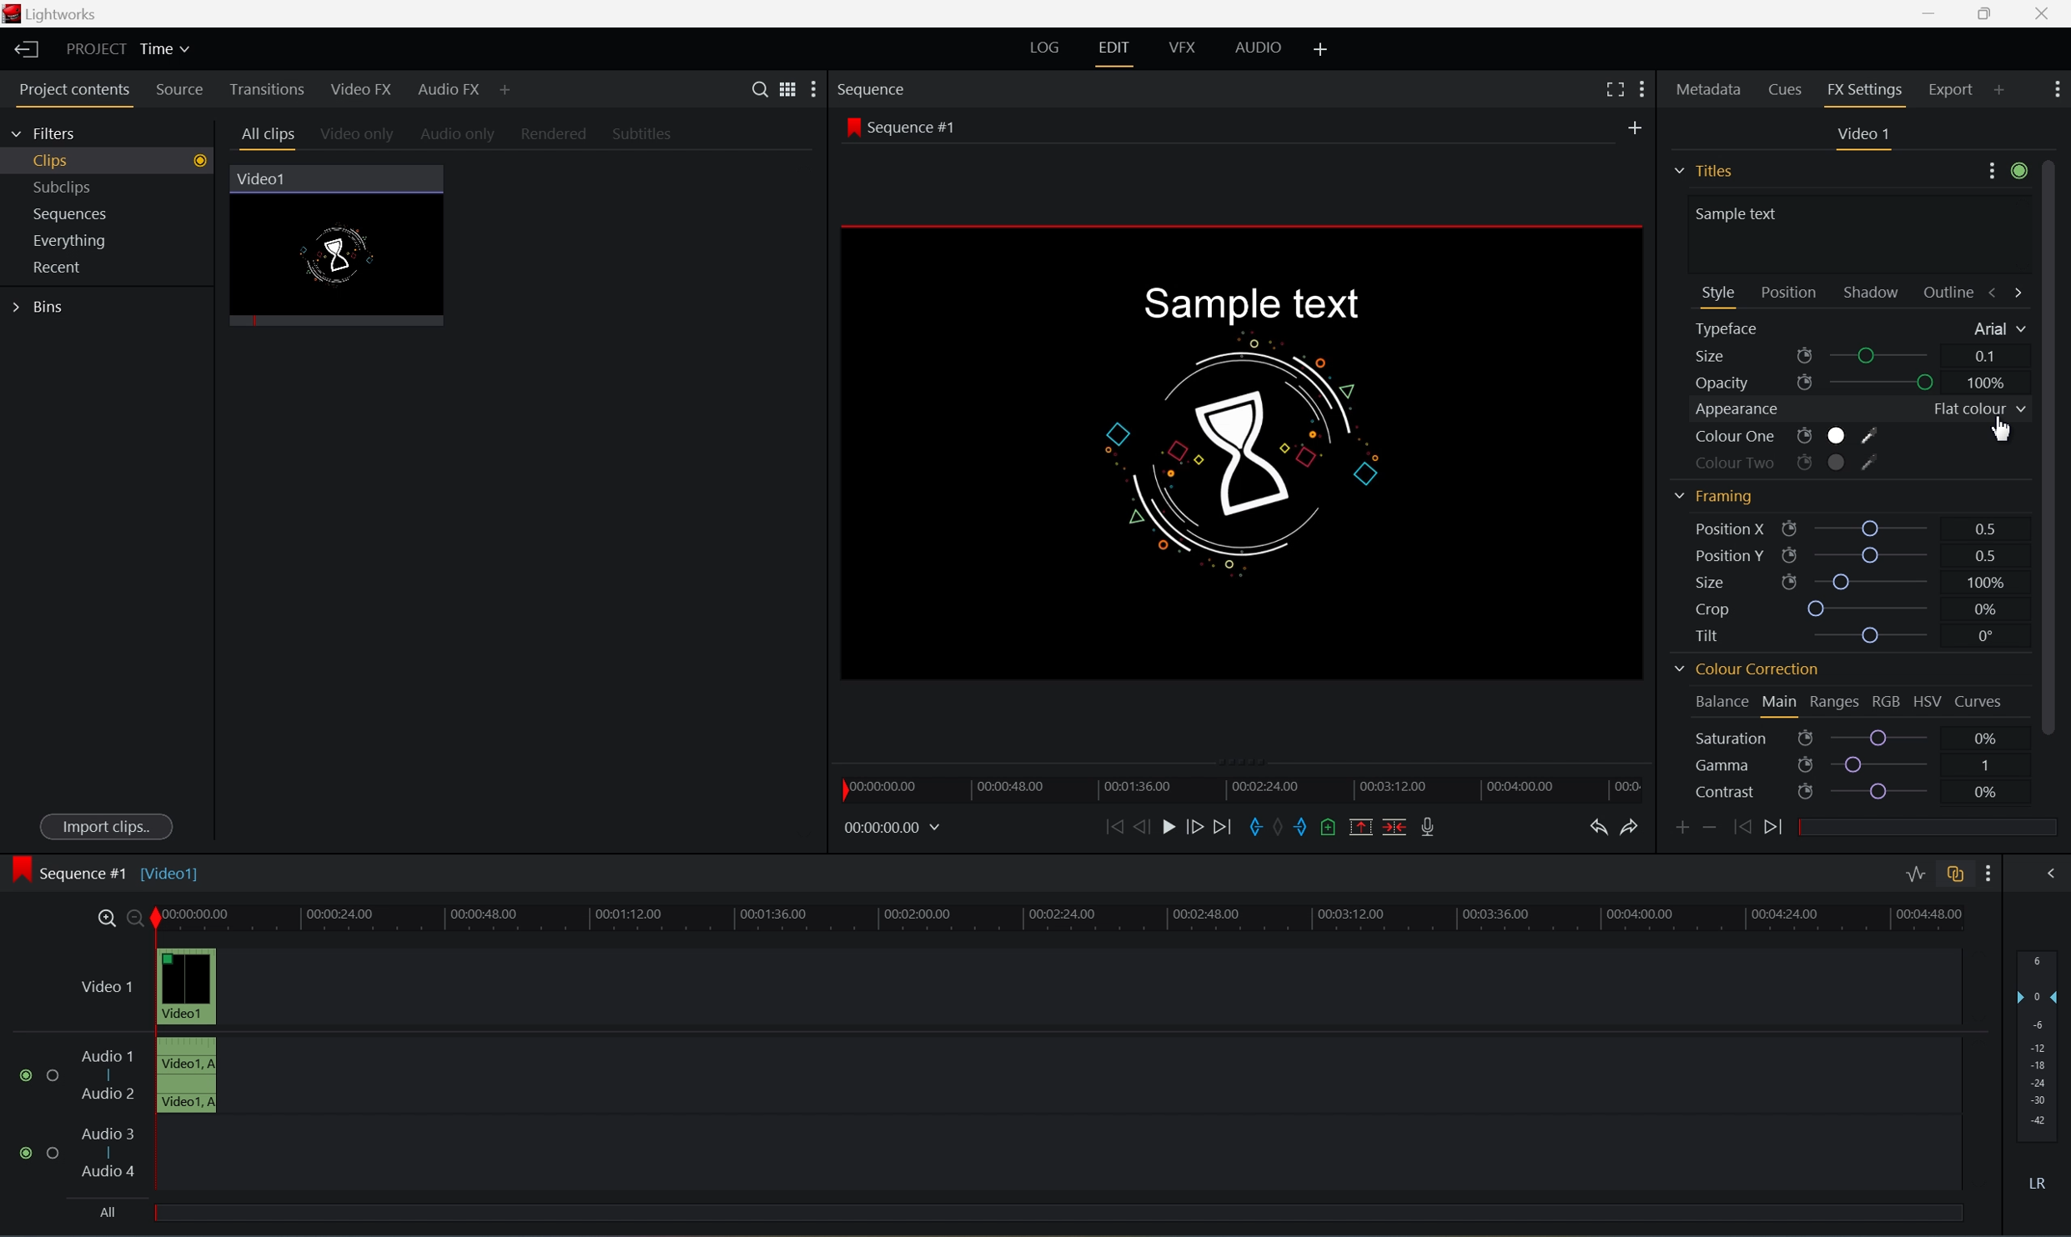 Image resolution: width=2071 pixels, height=1237 pixels. I want to click on audio, so click(1266, 48).